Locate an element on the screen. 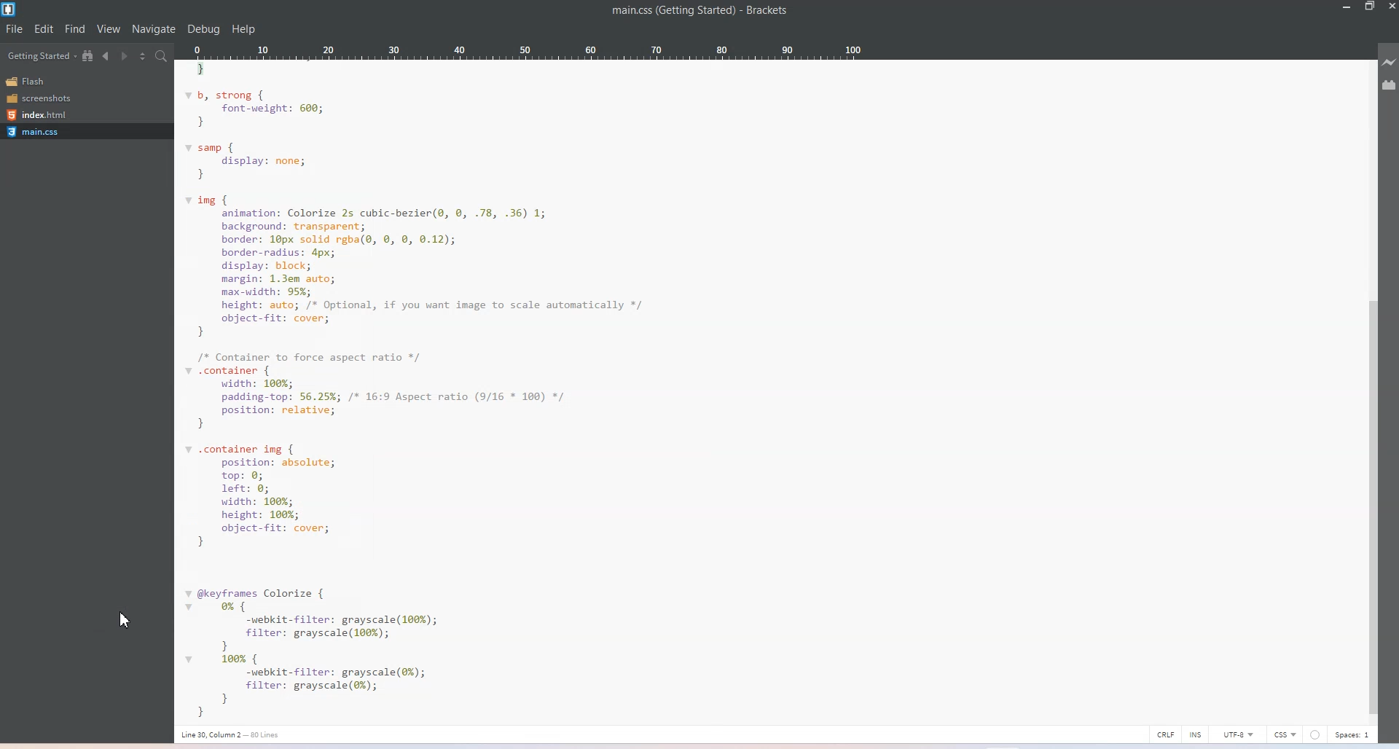 The height and width of the screenshot is (749, 1399). No linter available is located at coordinates (1317, 735).